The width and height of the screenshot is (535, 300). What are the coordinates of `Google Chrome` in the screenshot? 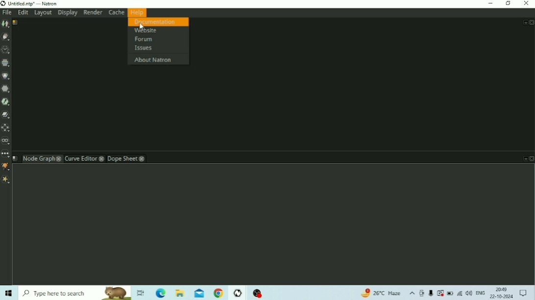 It's located at (219, 293).